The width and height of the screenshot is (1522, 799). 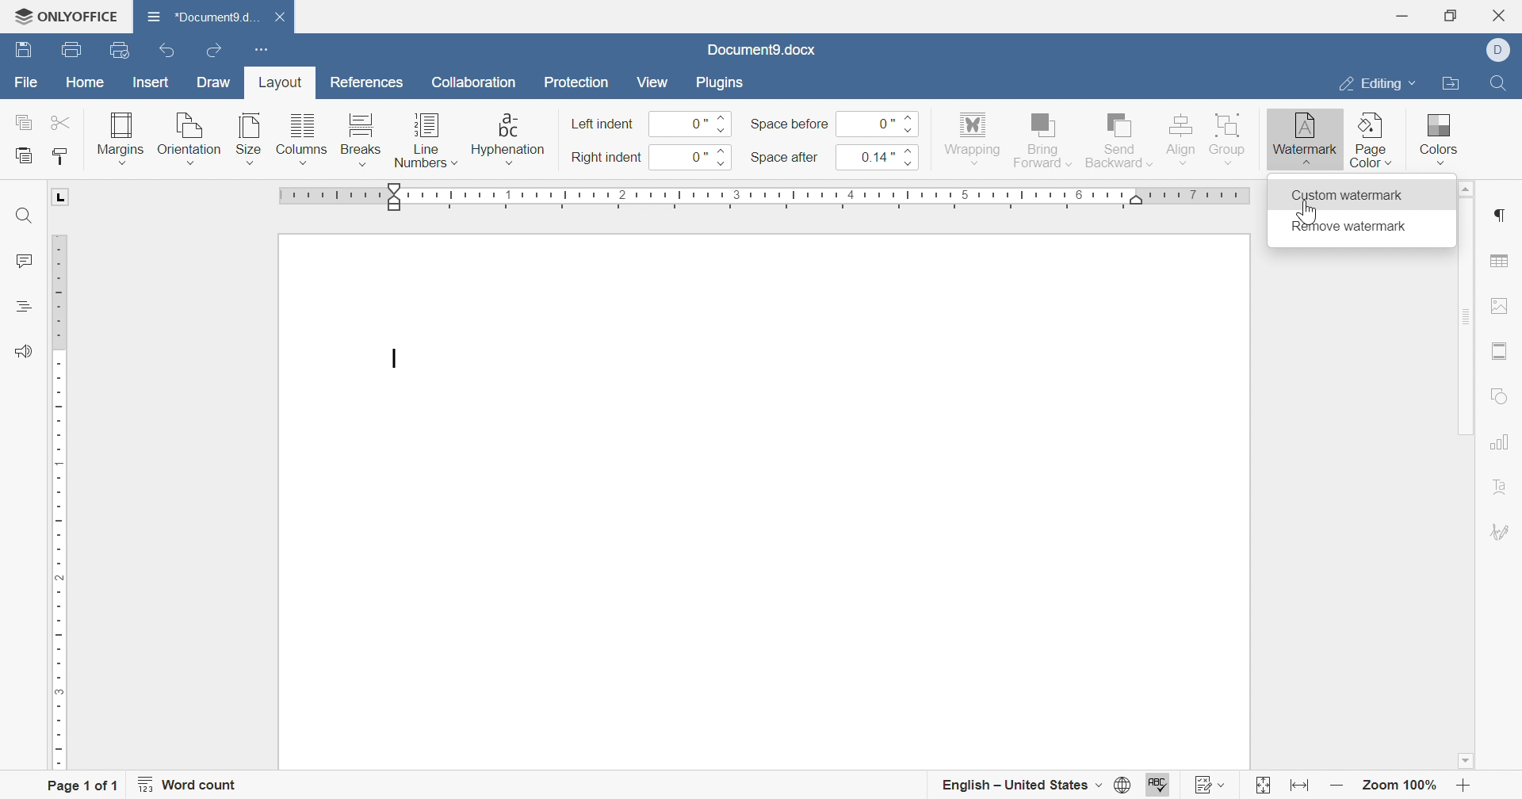 What do you see at coordinates (248, 139) in the screenshot?
I see `size` at bounding box center [248, 139].